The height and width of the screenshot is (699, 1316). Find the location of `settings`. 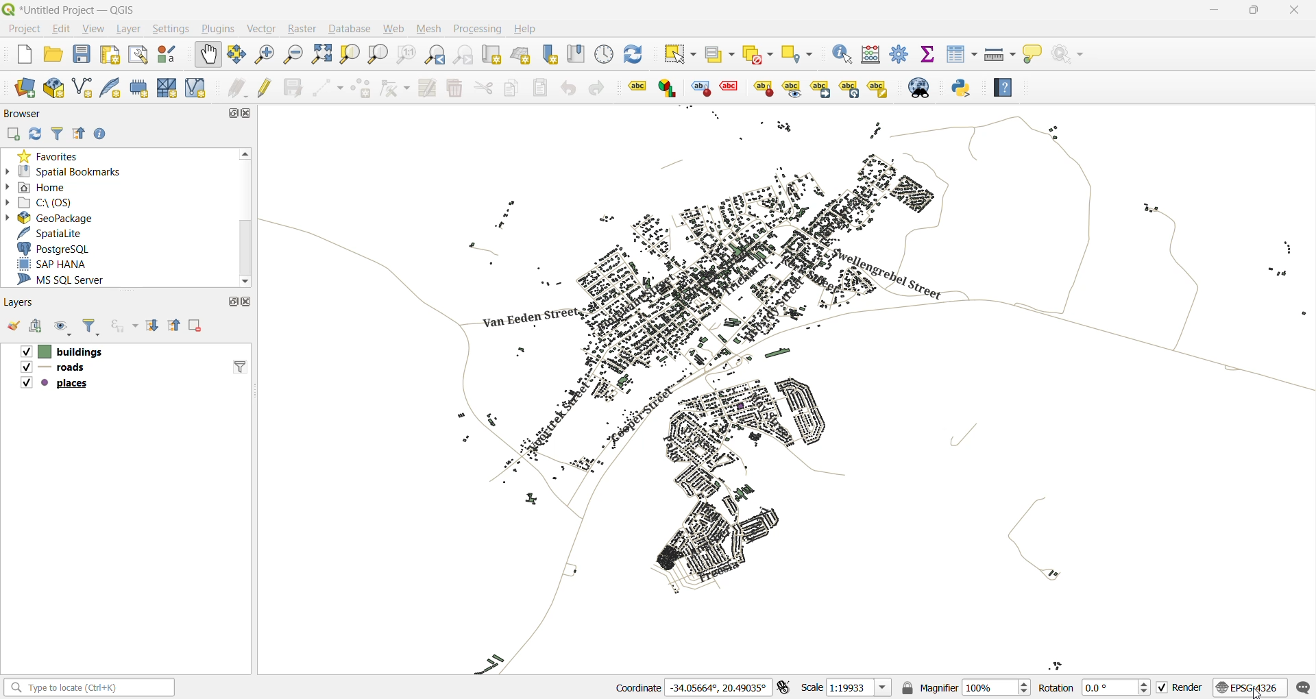

settings is located at coordinates (171, 30).